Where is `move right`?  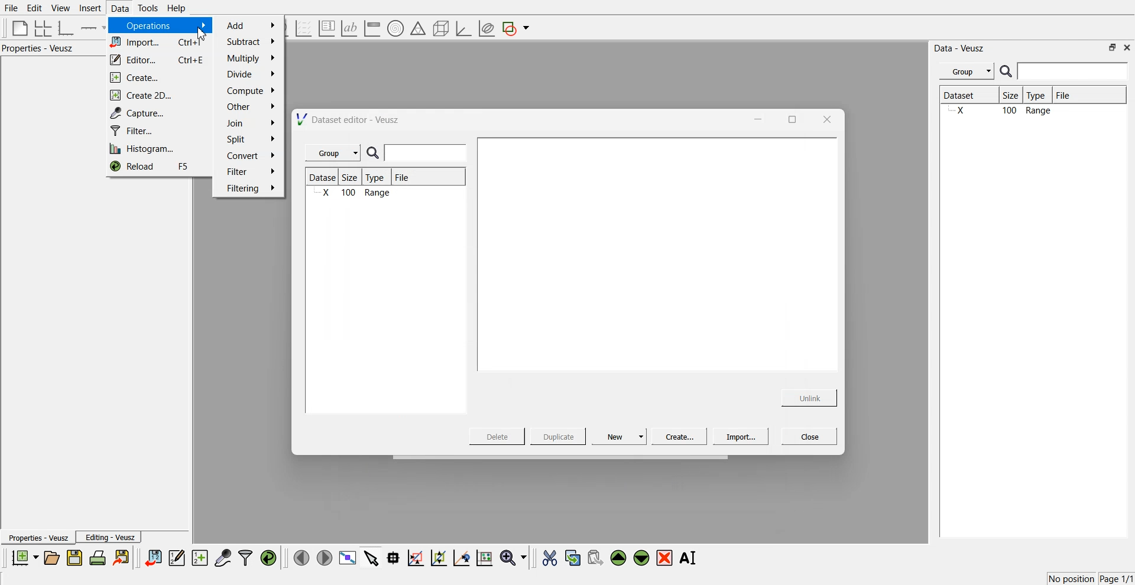
move right is located at coordinates (324, 557).